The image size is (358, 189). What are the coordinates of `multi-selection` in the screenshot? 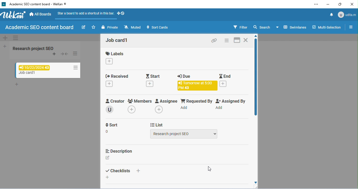 It's located at (326, 27).